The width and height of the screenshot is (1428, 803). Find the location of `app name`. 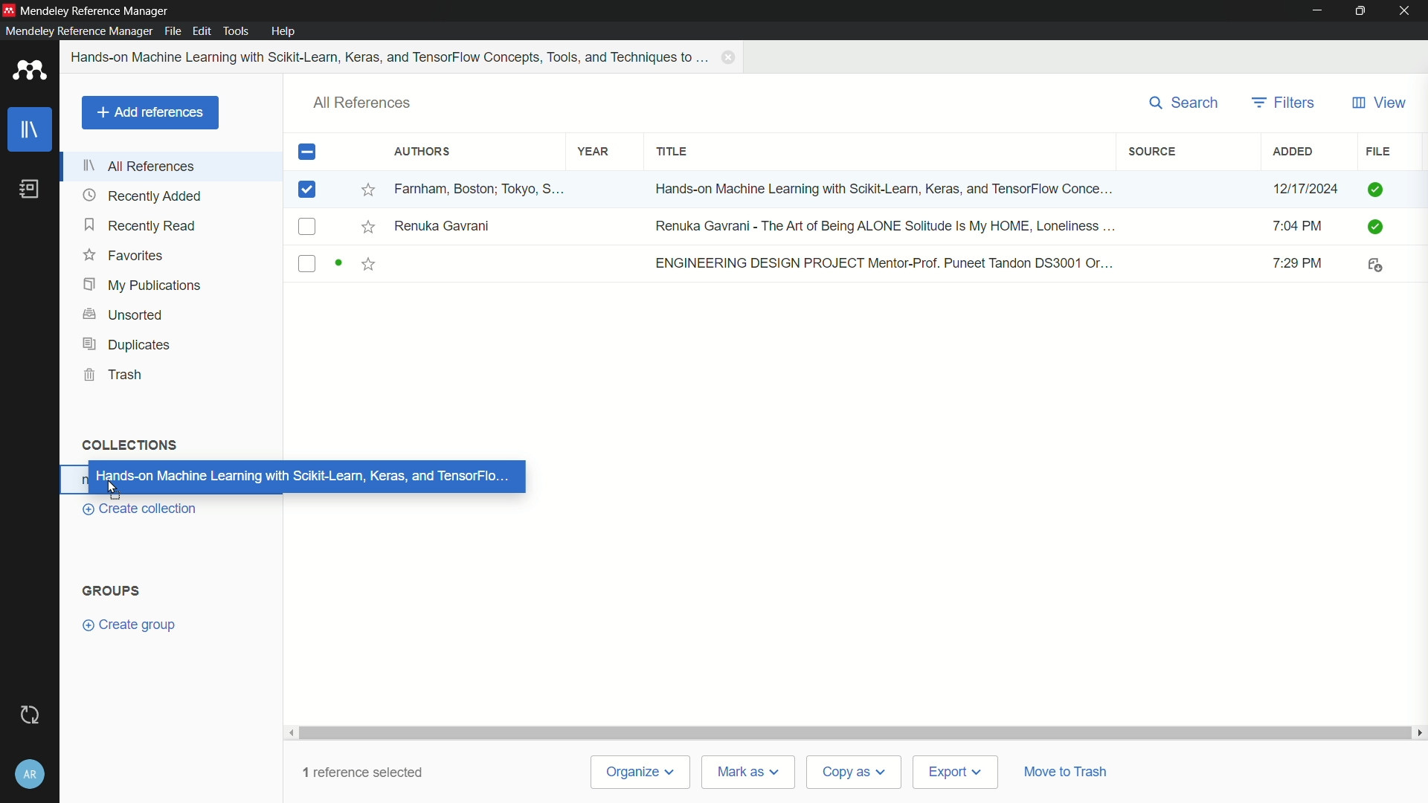

app name is located at coordinates (96, 11).